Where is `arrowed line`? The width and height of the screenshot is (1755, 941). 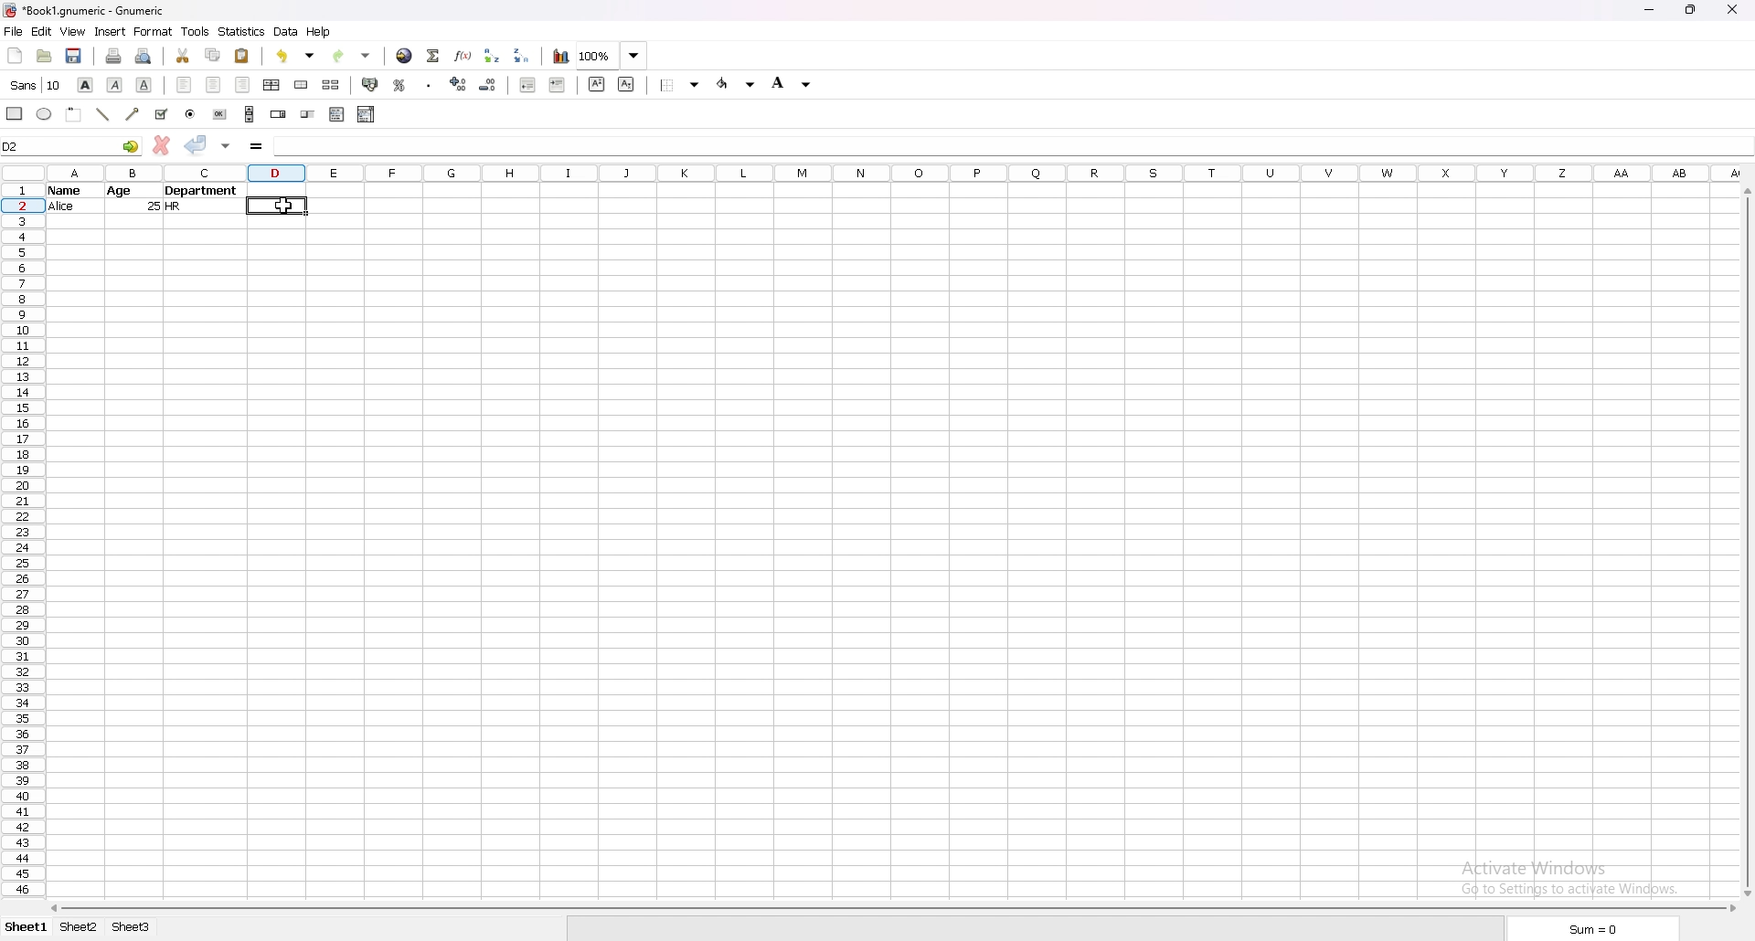 arrowed line is located at coordinates (134, 112).